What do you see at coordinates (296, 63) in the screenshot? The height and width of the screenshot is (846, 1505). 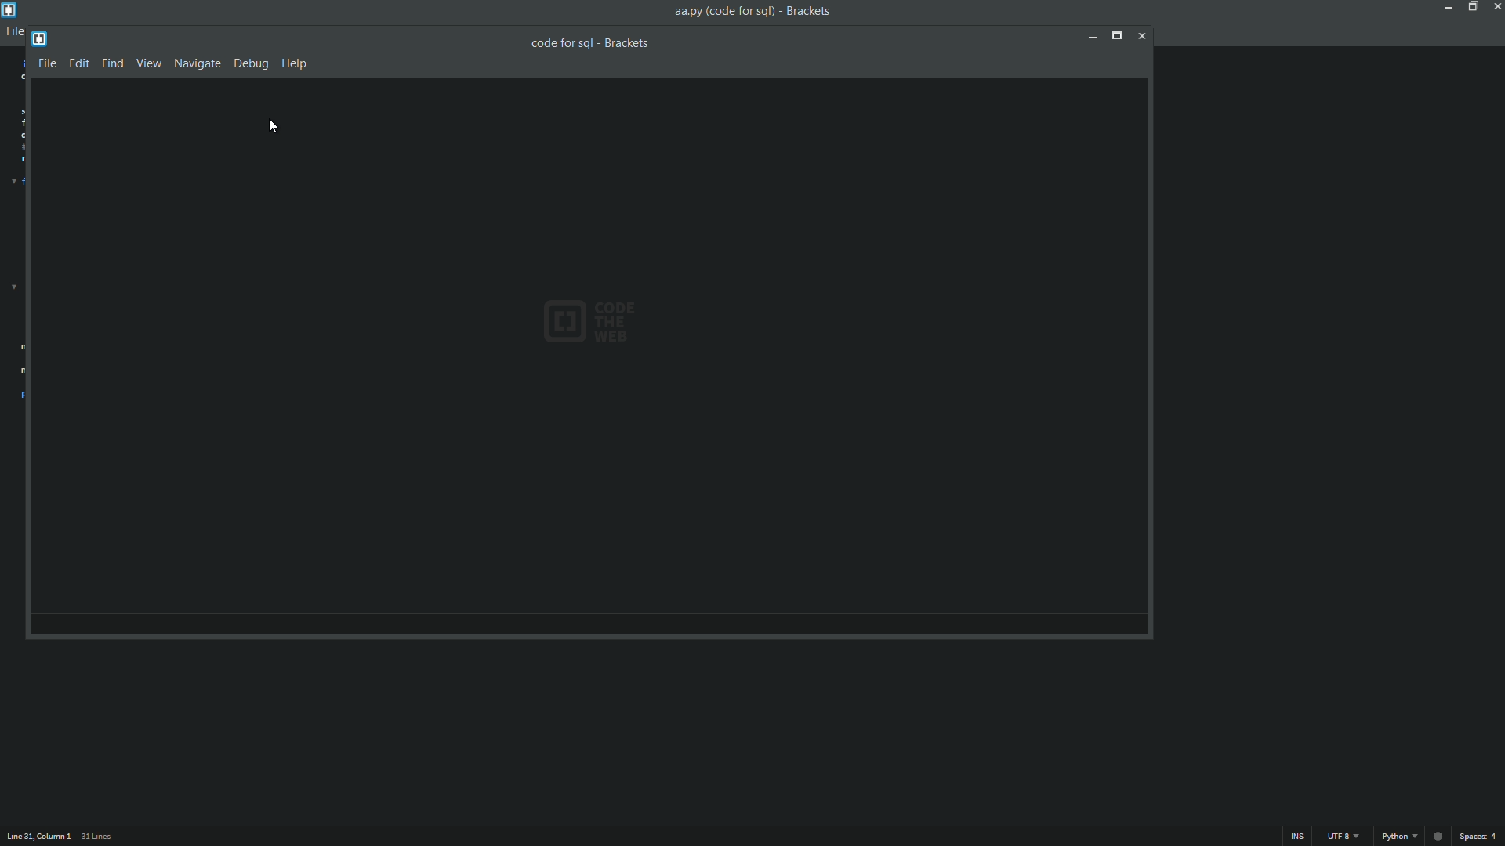 I see `Help` at bounding box center [296, 63].